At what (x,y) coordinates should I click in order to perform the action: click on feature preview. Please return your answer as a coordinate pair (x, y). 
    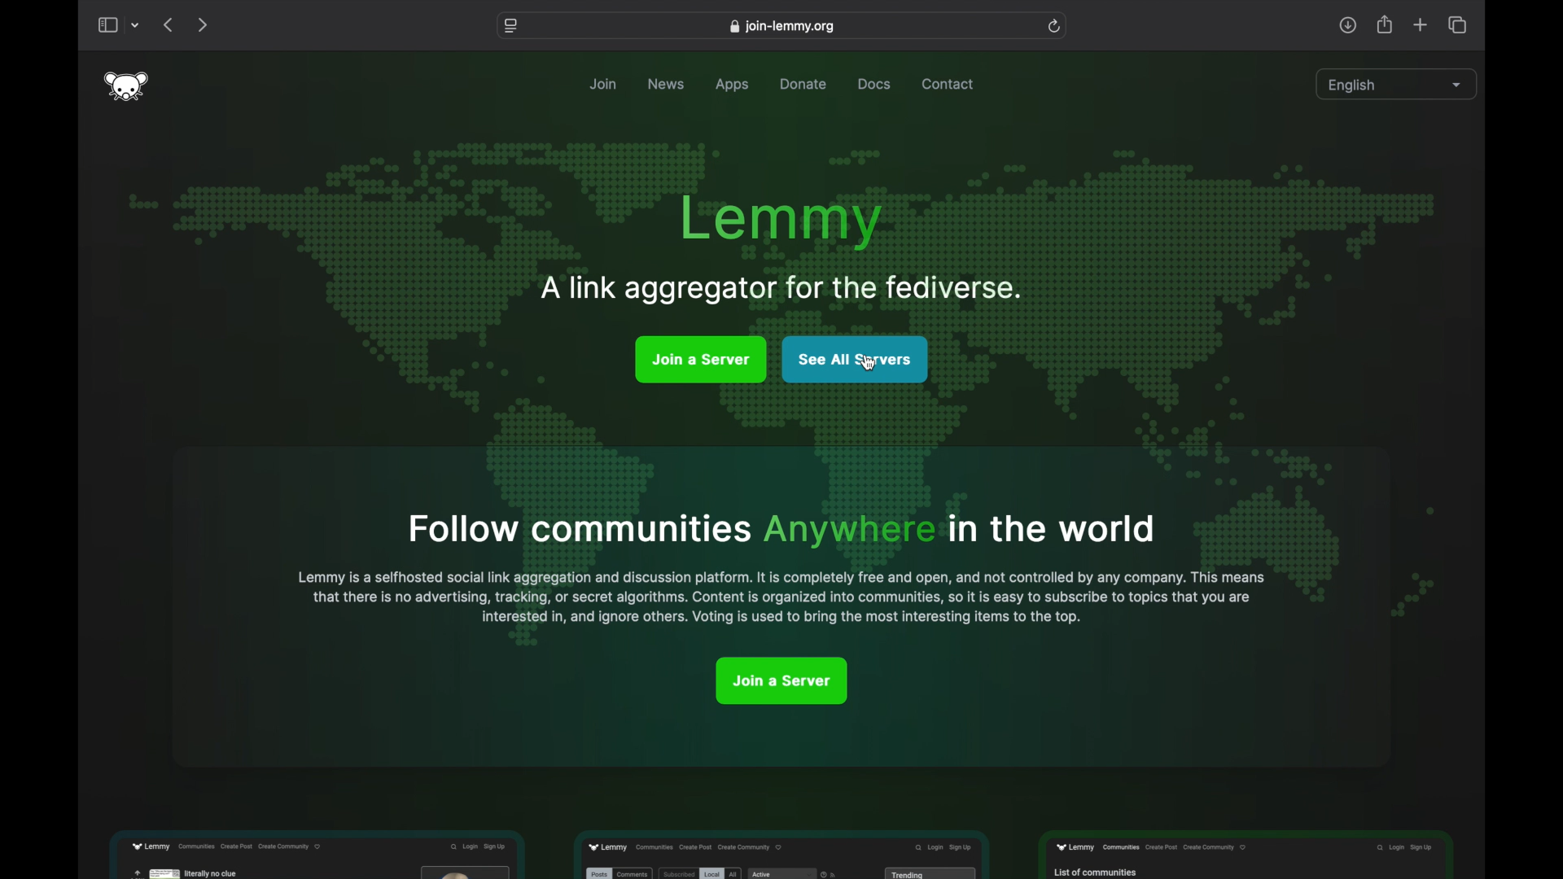
    Looking at the image, I should click on (785, 854).